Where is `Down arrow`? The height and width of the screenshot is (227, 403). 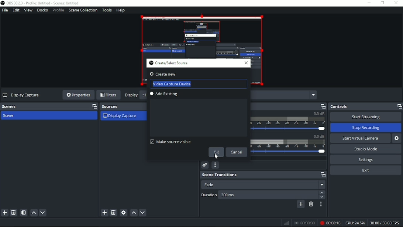
Down arrow is located at coordinates (322, 198).